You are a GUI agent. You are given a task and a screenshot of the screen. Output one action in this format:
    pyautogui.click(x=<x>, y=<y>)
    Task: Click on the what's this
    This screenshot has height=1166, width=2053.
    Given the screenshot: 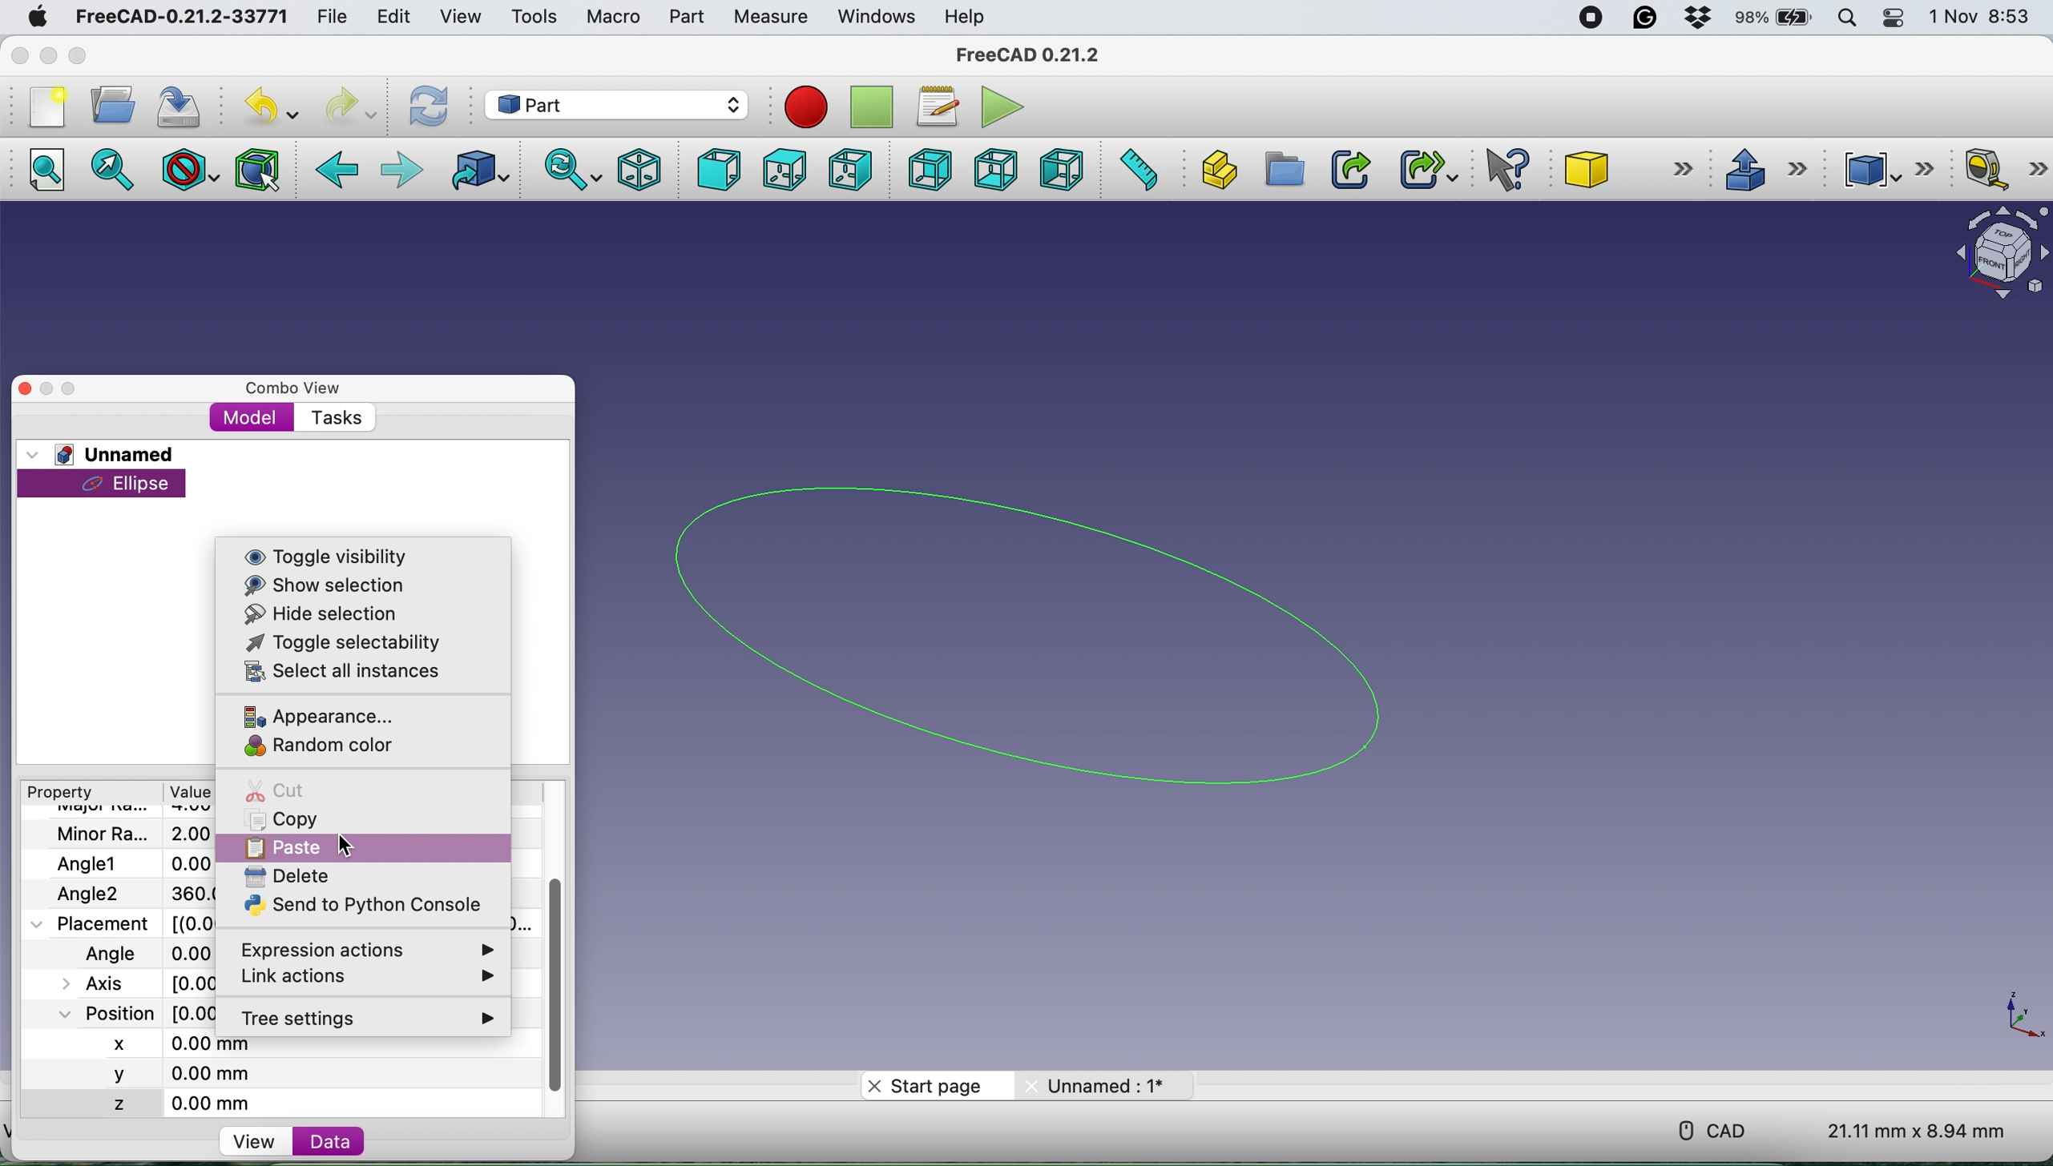 What is the action you would take?
    pyautogui.click(x=1512, y=171)
    